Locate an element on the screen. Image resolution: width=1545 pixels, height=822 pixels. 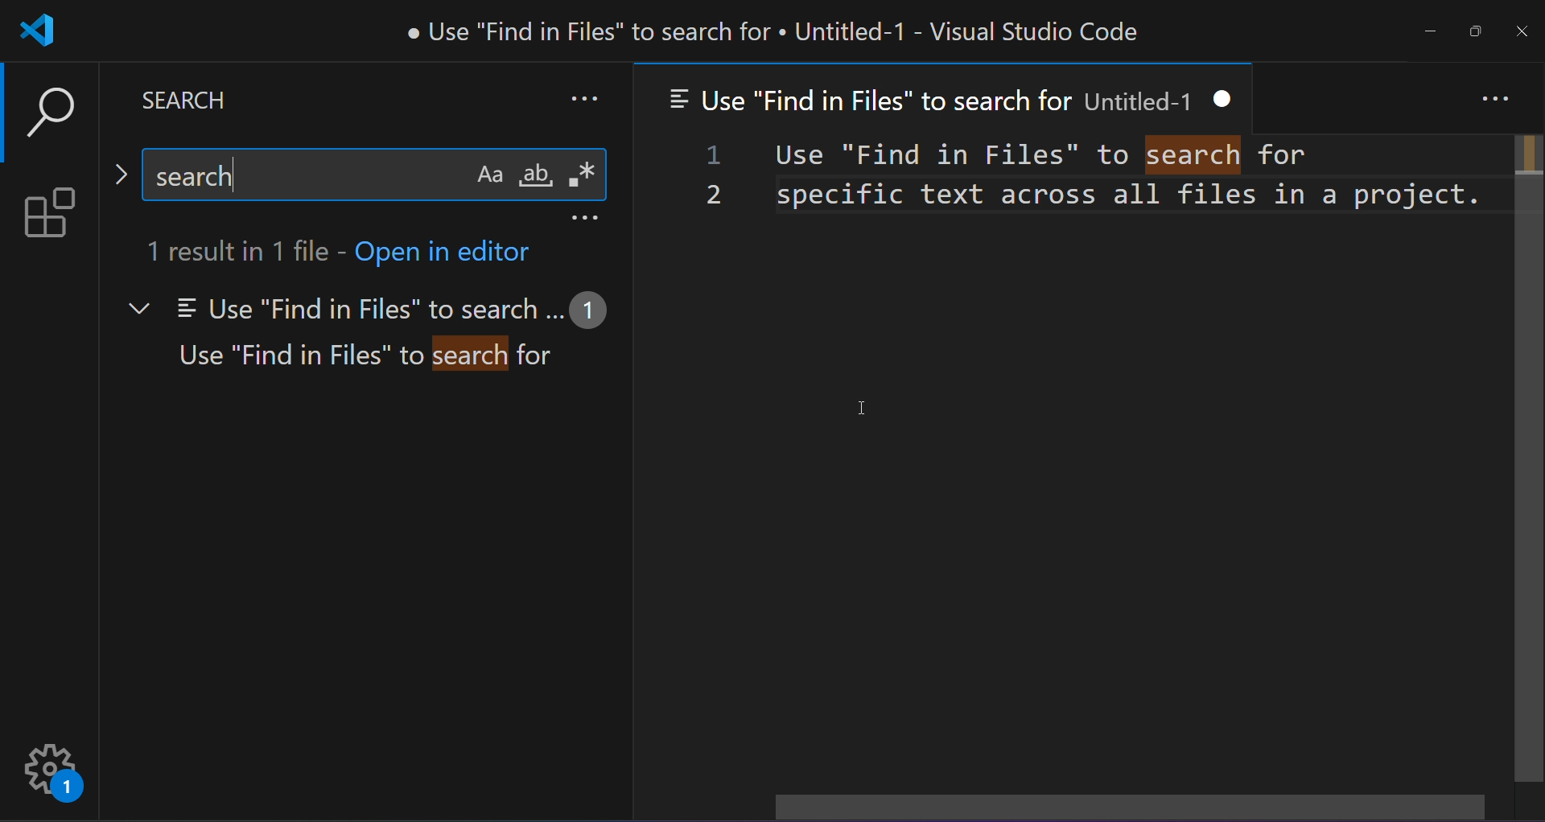
maximize is located at coordinates (1477, 31).